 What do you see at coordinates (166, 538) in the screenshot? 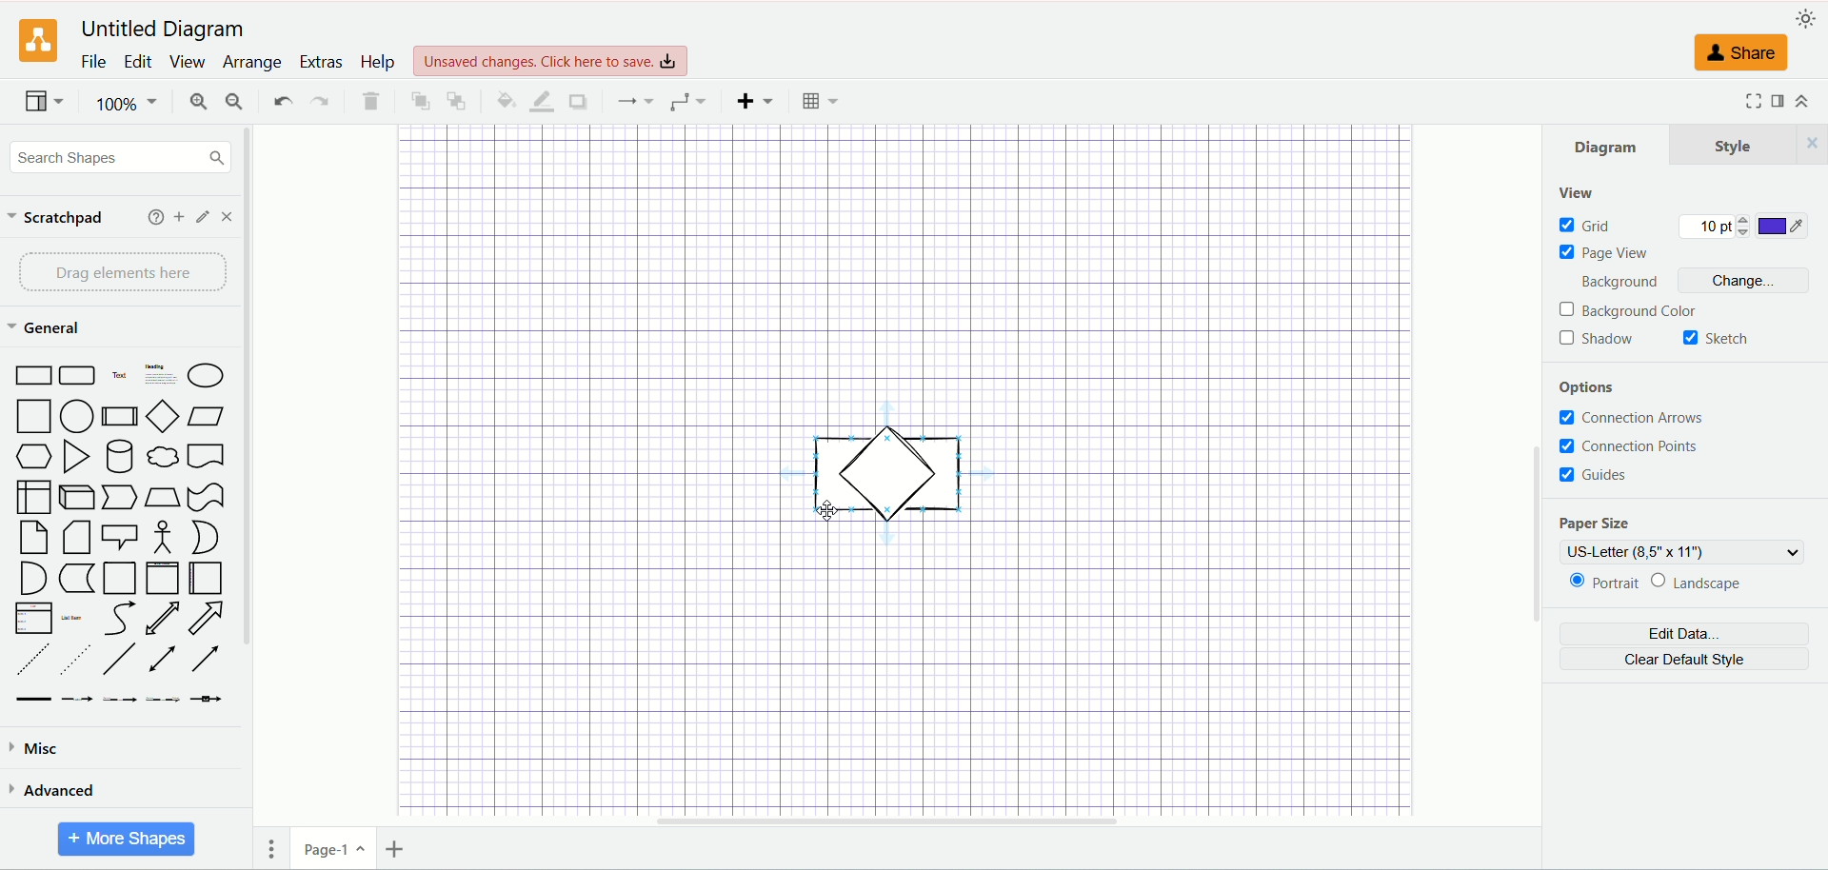
I see `Actor` at bounding box center [166, 538].